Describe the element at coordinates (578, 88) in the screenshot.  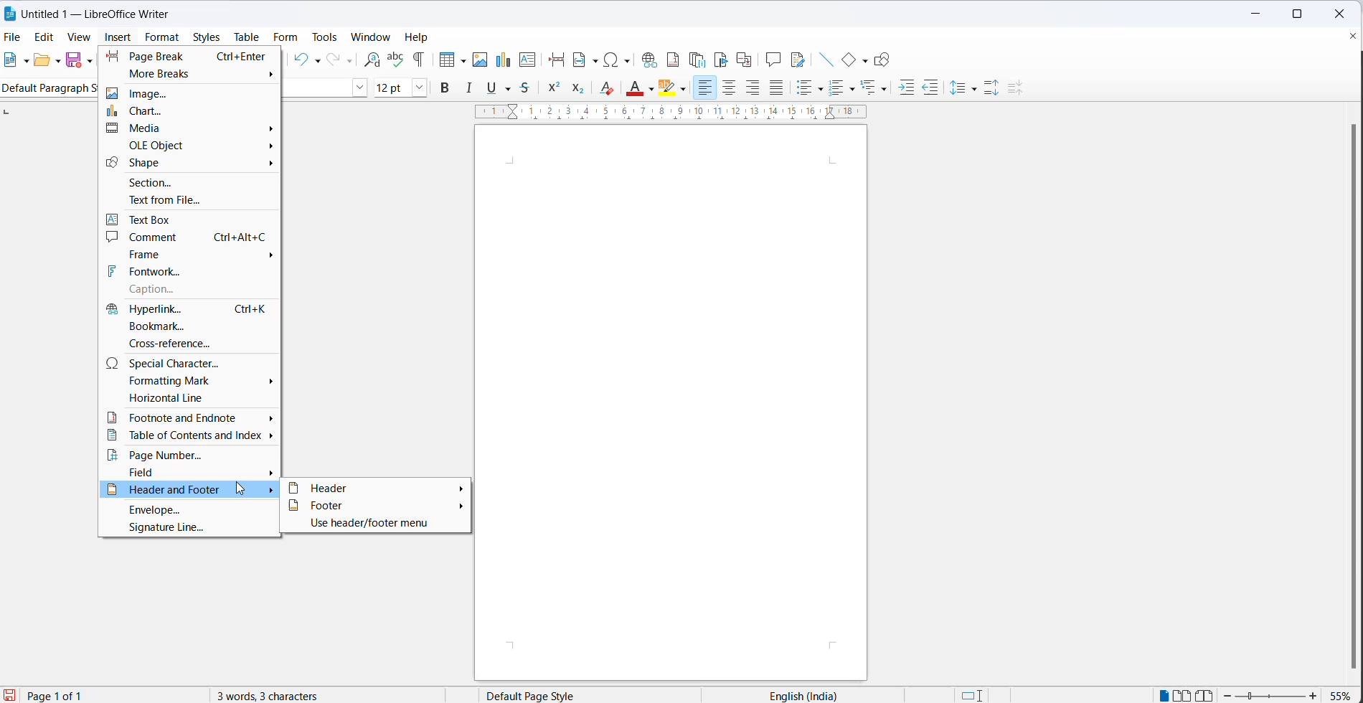
I see `subscript` at that location.